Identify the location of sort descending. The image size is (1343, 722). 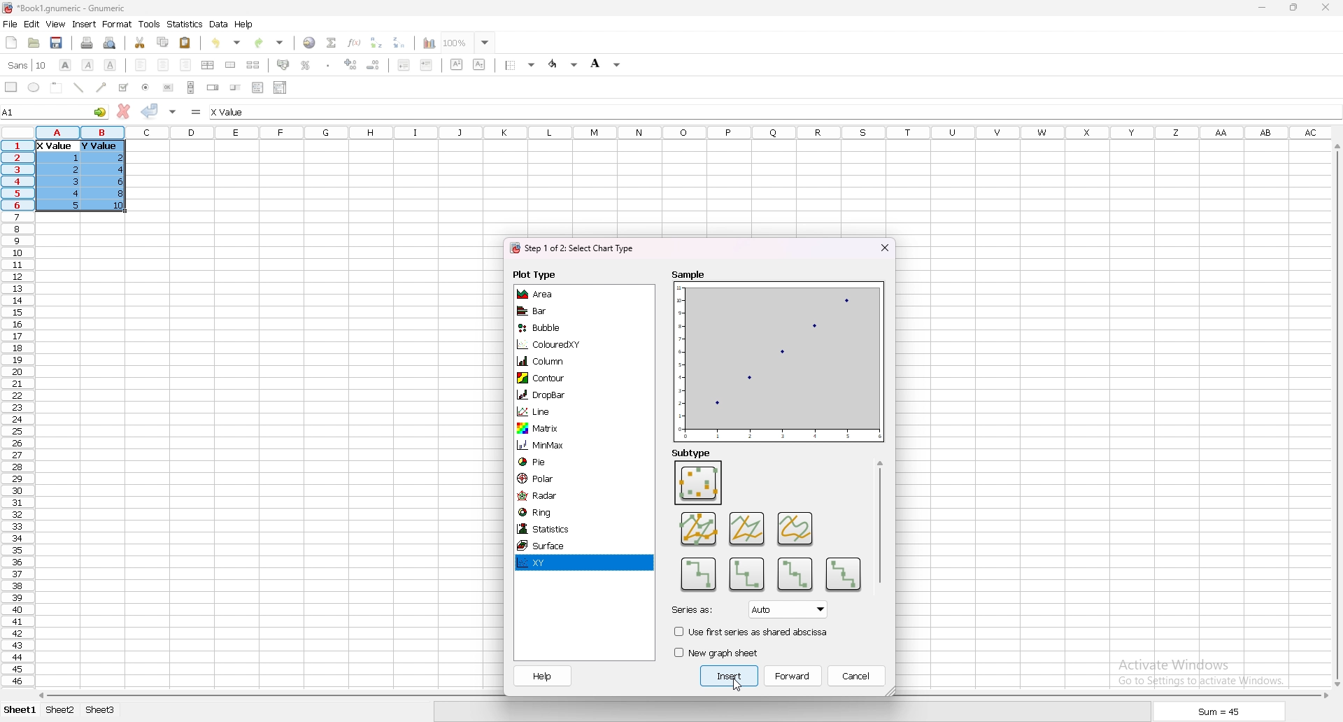
(399, 42).